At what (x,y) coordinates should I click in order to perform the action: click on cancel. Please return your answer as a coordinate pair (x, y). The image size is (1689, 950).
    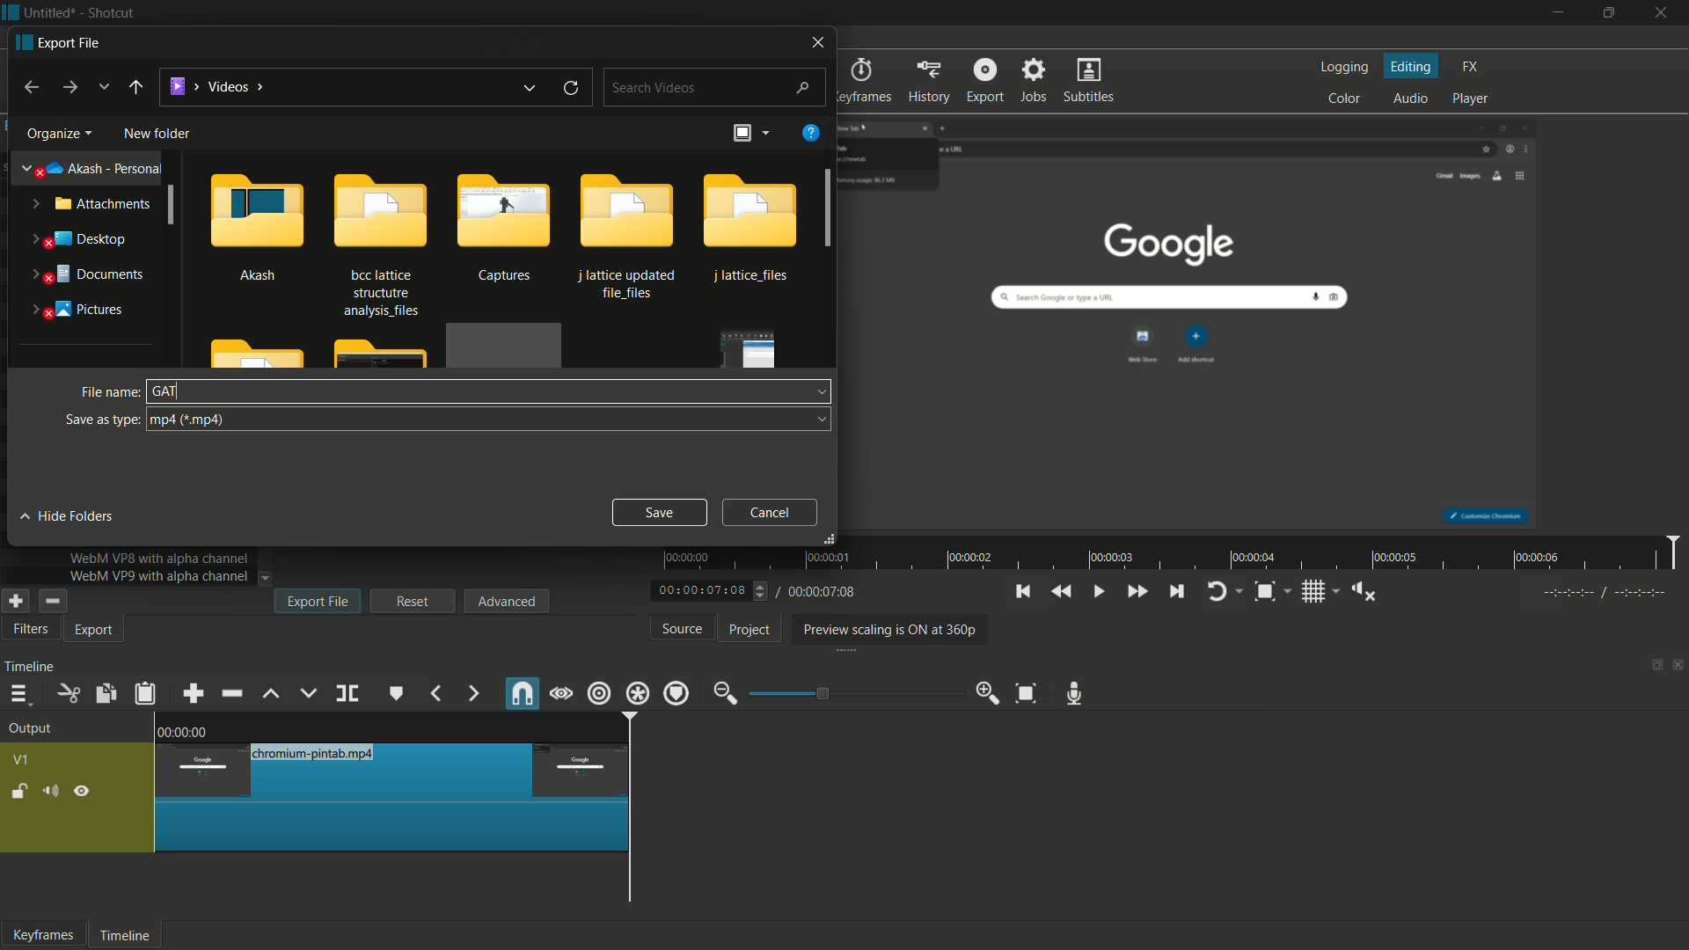
    Looking at the image, I should click on (771, 512).